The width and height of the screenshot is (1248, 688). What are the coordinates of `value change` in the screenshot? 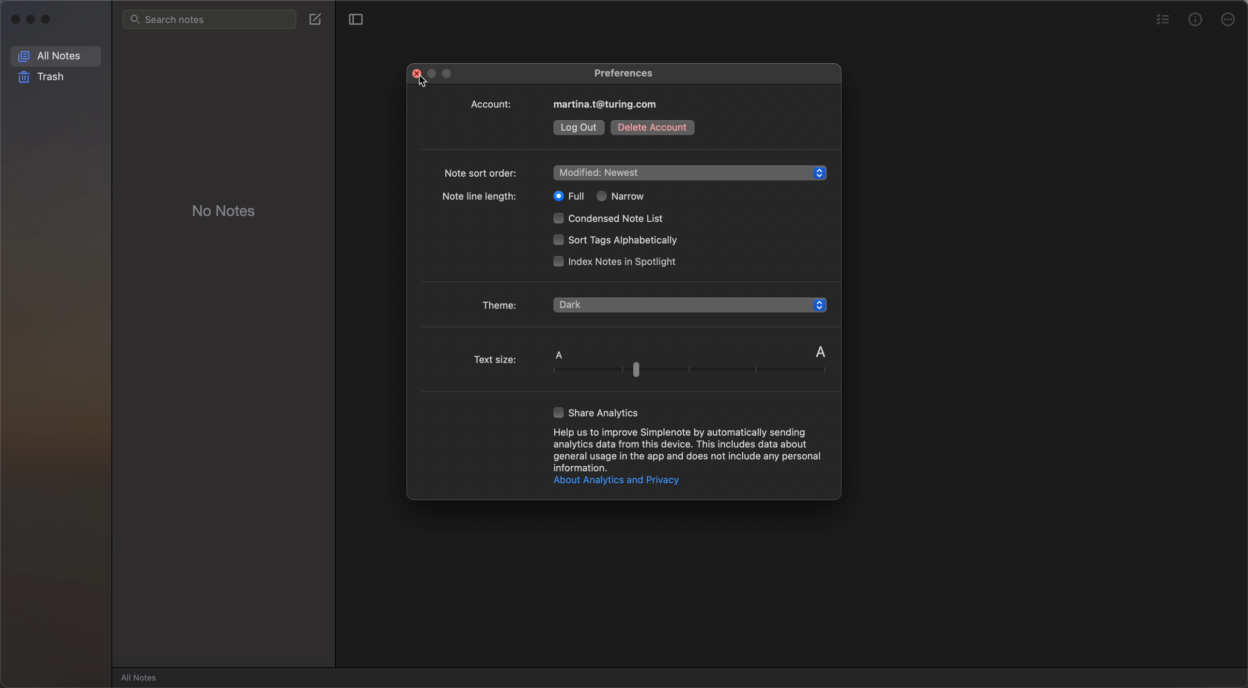 It's located at (815, 305).